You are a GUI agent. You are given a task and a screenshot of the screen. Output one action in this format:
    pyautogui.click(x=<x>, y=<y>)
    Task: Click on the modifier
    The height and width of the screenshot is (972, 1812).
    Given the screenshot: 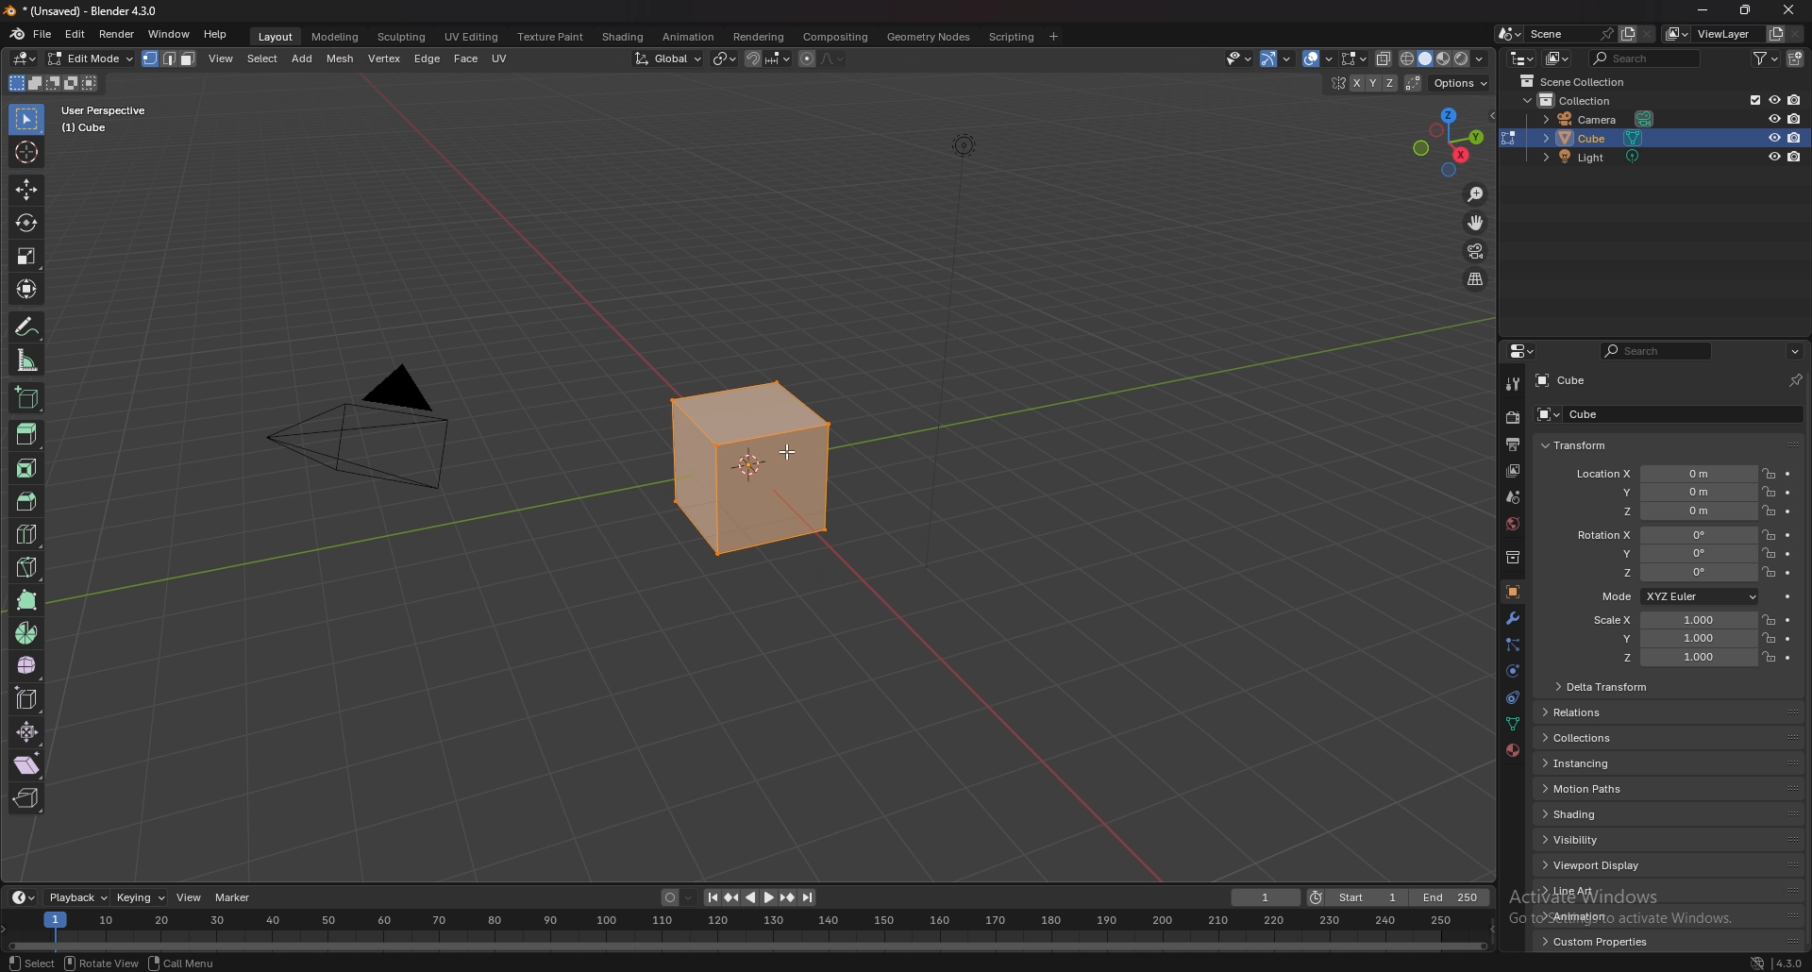 What is the action you would take?
    pyautogui.click(x=1513, y=618)
    